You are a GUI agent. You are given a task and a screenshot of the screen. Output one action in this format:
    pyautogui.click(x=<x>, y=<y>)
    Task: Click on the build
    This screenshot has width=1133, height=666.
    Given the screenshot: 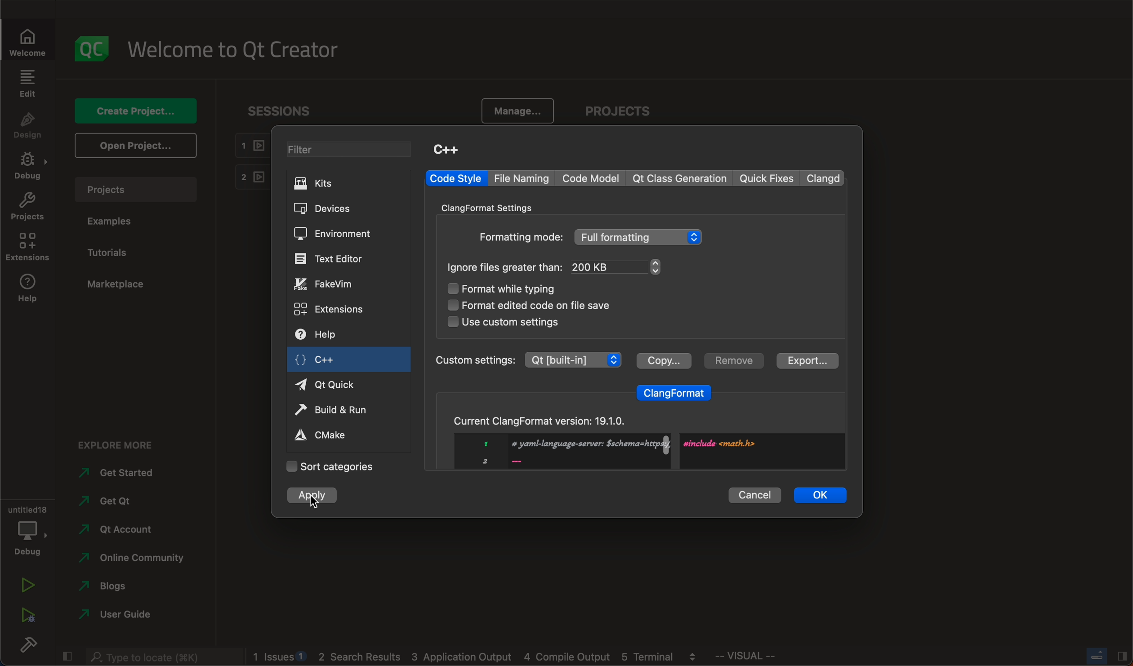 What is the action you would take?
    pyautogui.click(x=27, y=647)
    